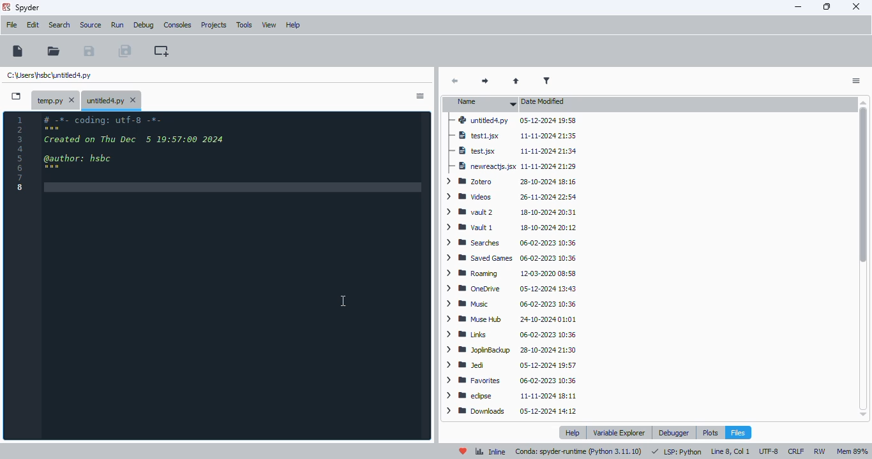 This screenshot has width=872, height=459. What do you see at coordinates (797, 451) in the screenshot?
I see `CRLF` at bounding box center [797, 451].